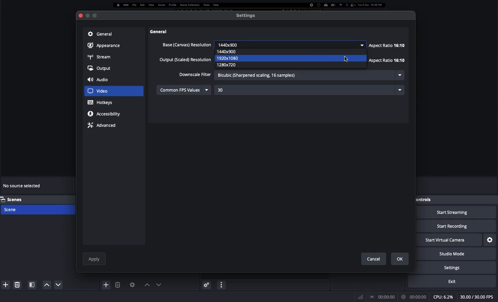 This screenshot has height=302, width=498. Describe the element at coordinates (462, 267) in the screenshot. I see `Settings` at that location.